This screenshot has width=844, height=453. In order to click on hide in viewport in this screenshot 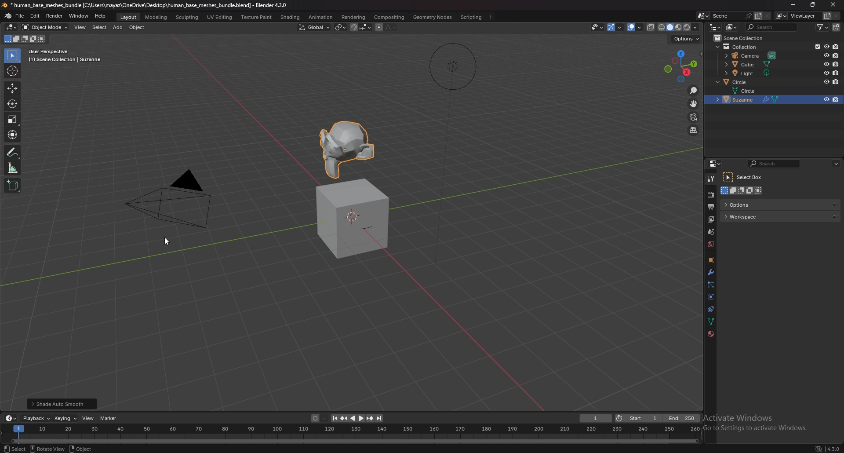, I will do `click(826, 99)`.